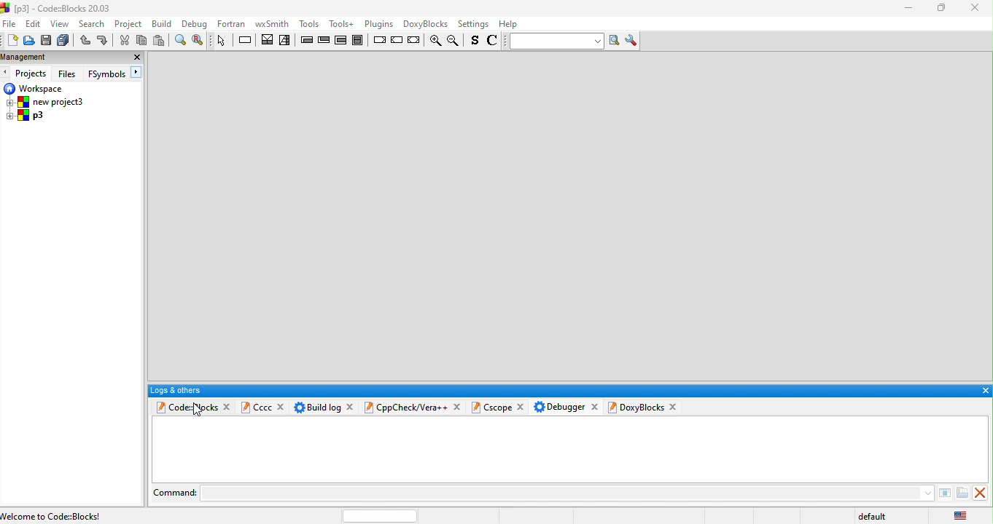  Describe the element at coordinates (424, 23) in the screenshot. I see `doxyblocks` at that location.